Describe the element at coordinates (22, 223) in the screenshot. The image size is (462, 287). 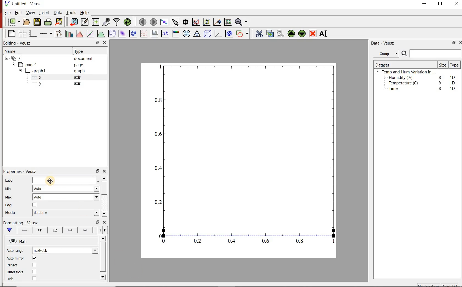
I see `Formatting - Veusz` at that location.